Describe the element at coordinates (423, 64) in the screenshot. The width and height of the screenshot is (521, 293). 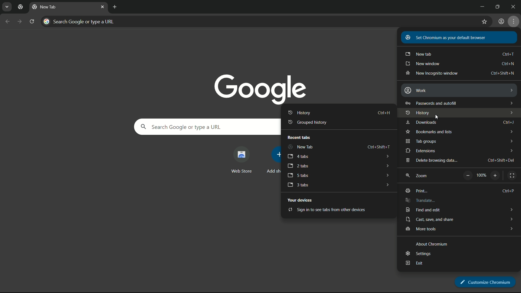
I see `new window` at that location.